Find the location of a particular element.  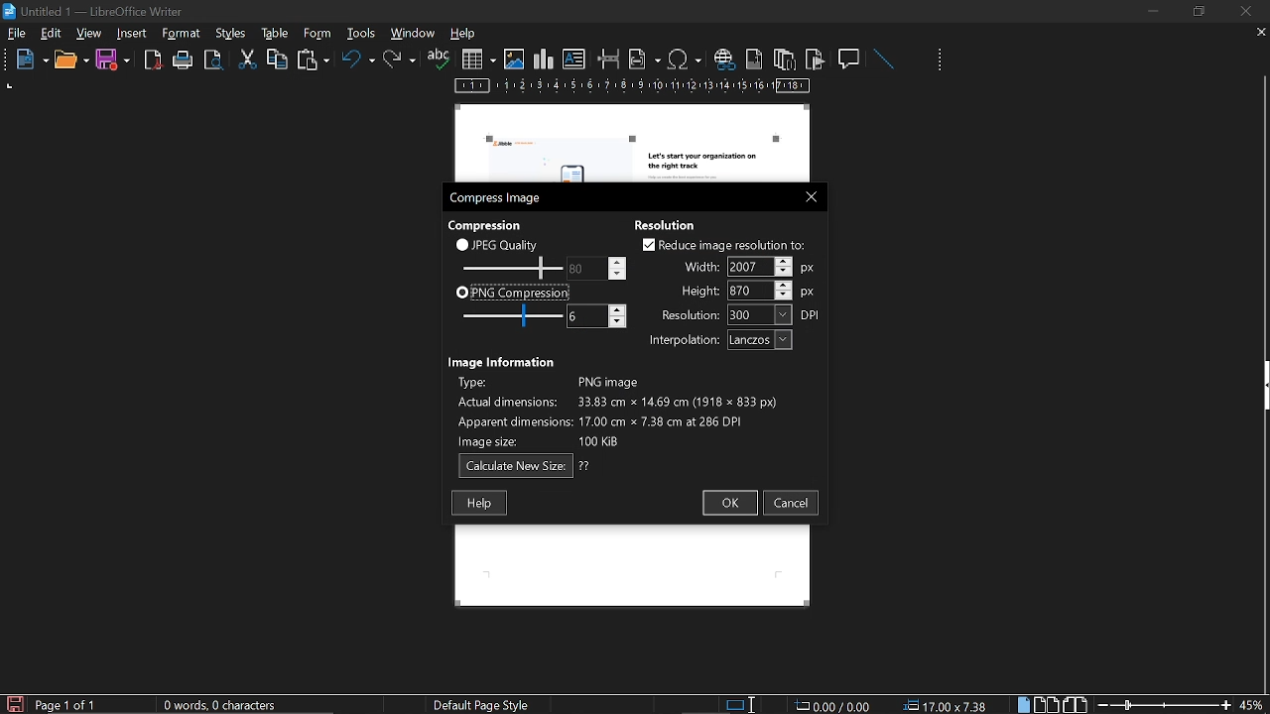

reduce image resolution is located at coordinates (723, 245).